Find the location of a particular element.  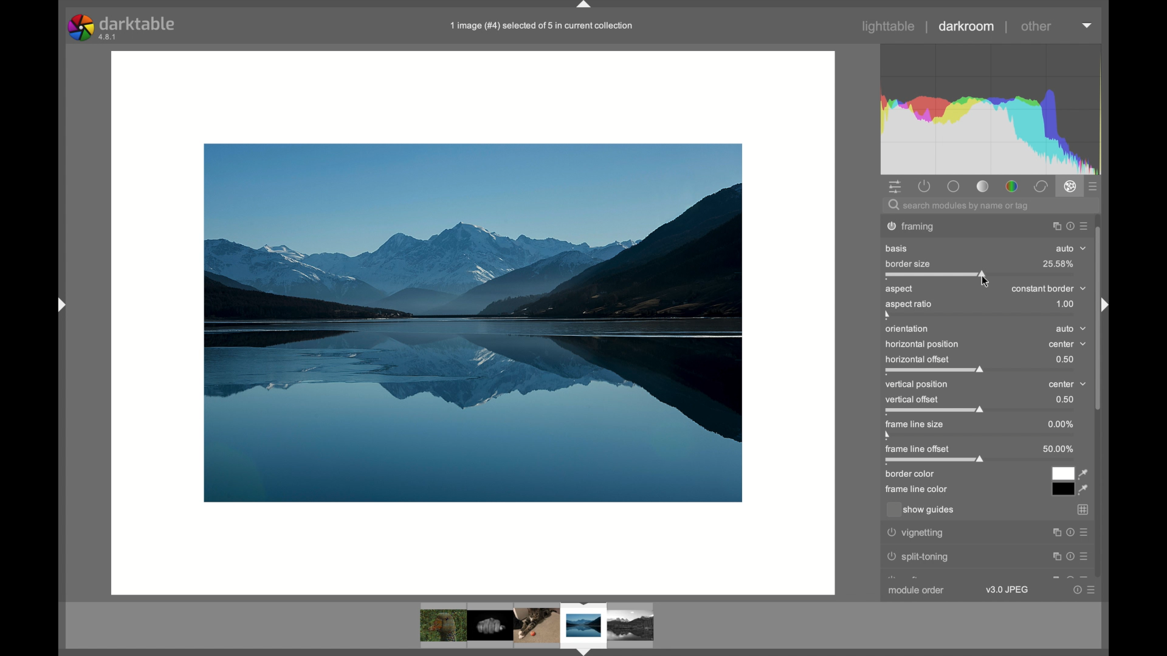

horizontal position is located at coordinates (922, 345).